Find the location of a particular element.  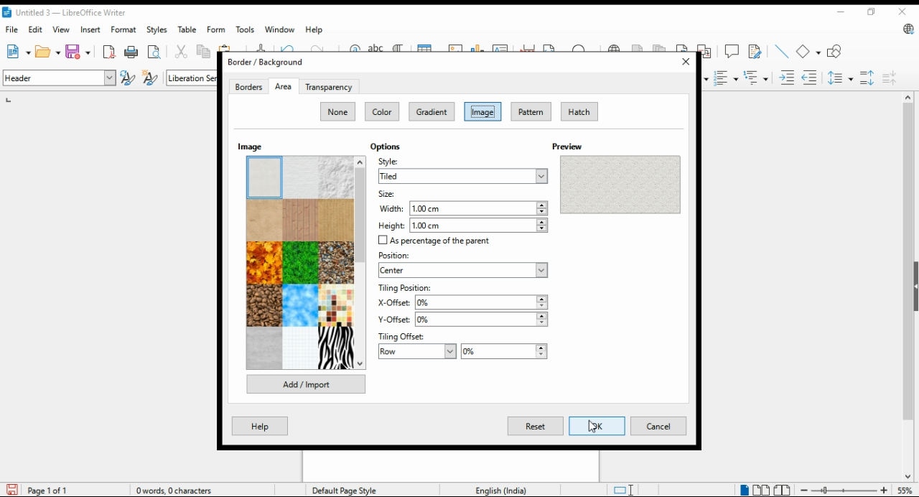

insert textbox is located at coordinates (501, 47).